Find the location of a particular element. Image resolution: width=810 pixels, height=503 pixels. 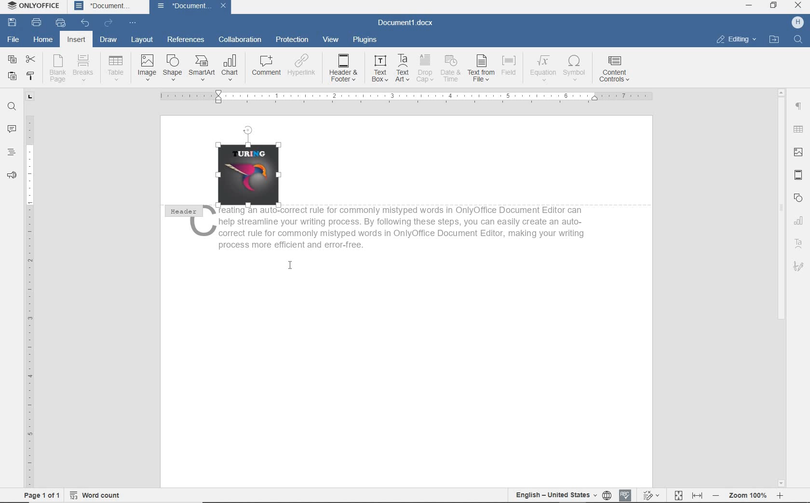

 is located at coordinates (172, 67).